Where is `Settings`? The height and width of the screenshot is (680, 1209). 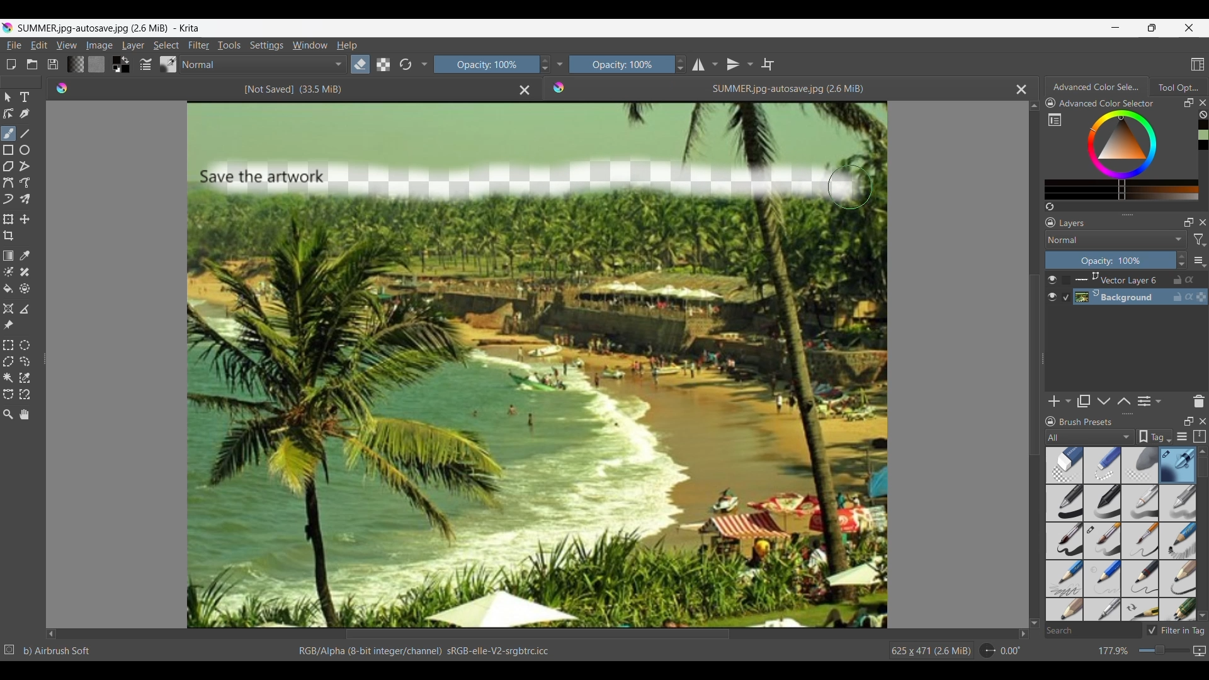 Settings is located at coordinates (267, 45).